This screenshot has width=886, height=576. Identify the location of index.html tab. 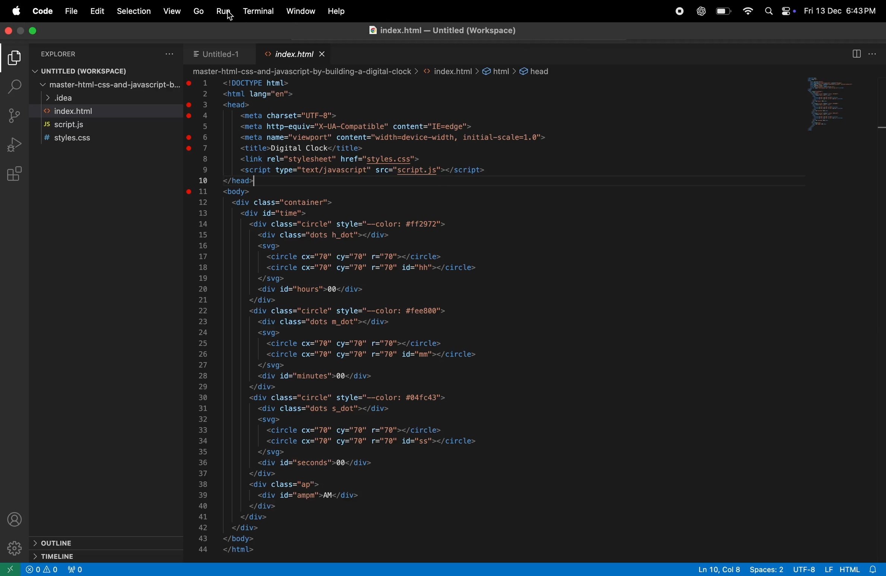
(295, 55).